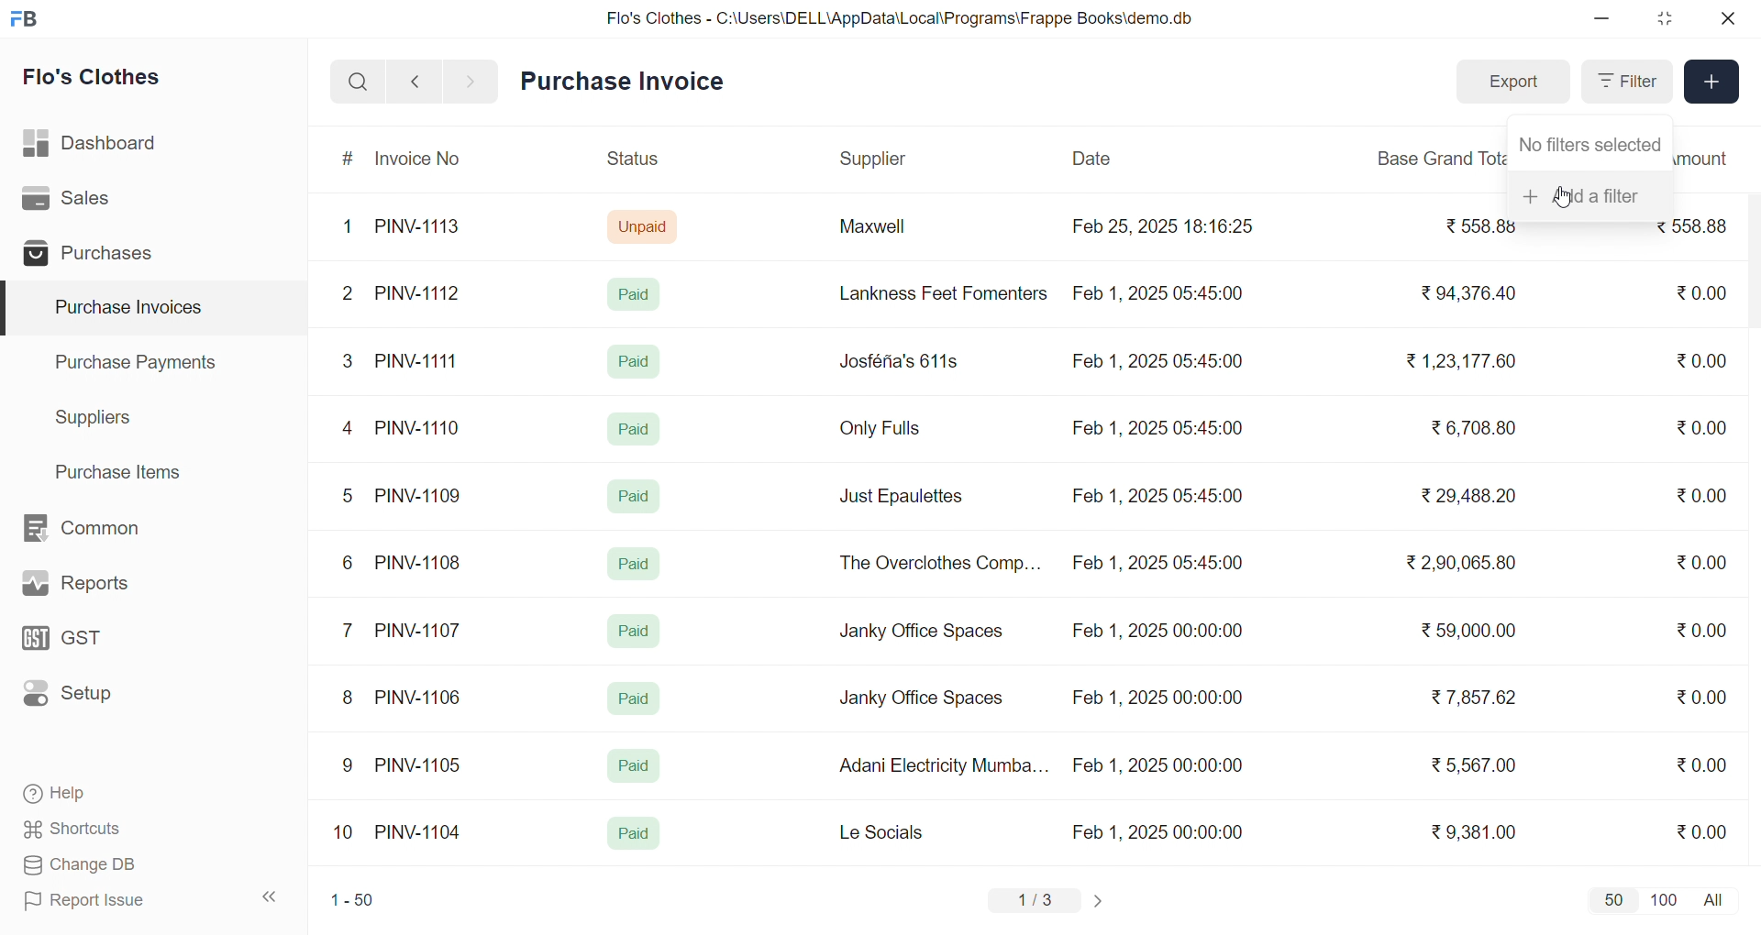 The image size is (1761, 935). I want to click on Flo's Clothes - C:\Users\DELL\AppData\Local\Programs\Frappe Books\demo.db, so click(901, 18).